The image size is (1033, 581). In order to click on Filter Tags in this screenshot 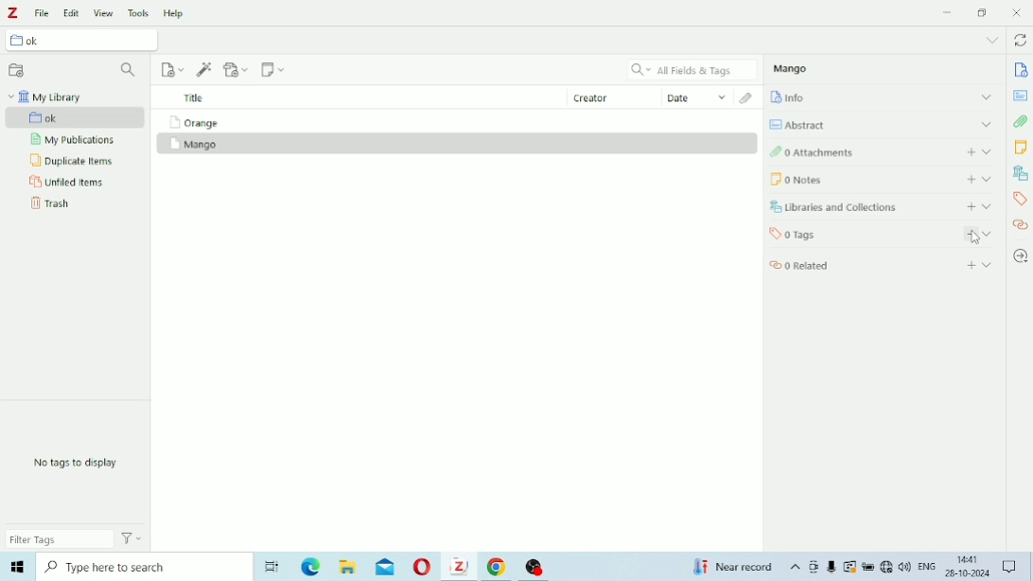, I will do `click(56, 539)`.